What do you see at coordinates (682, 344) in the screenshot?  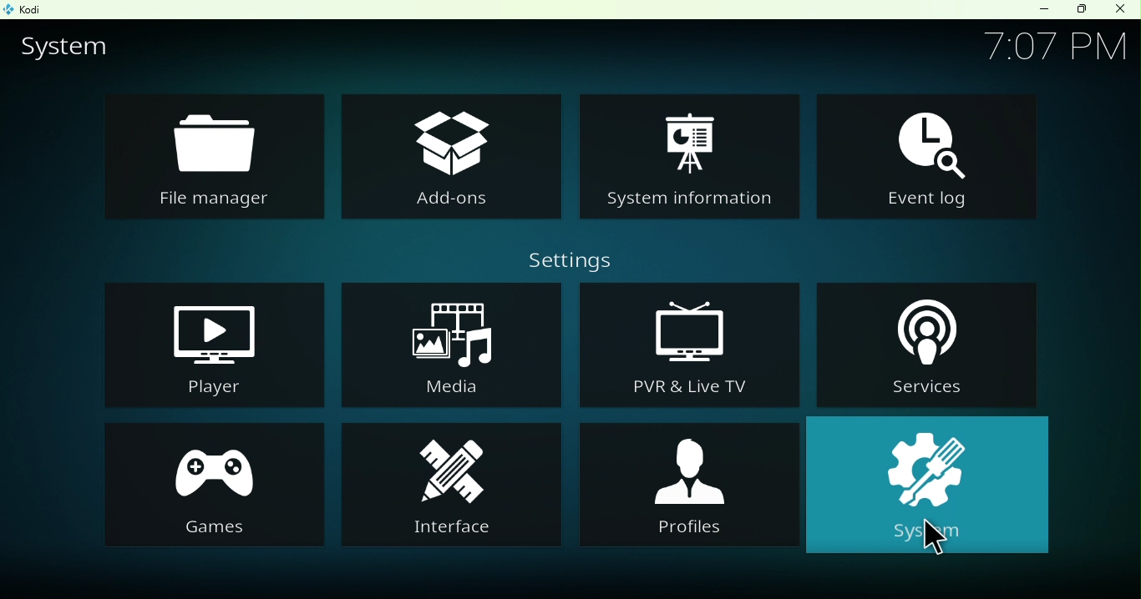 I see `PVR & Live TV` at bounding box center [682, 344].